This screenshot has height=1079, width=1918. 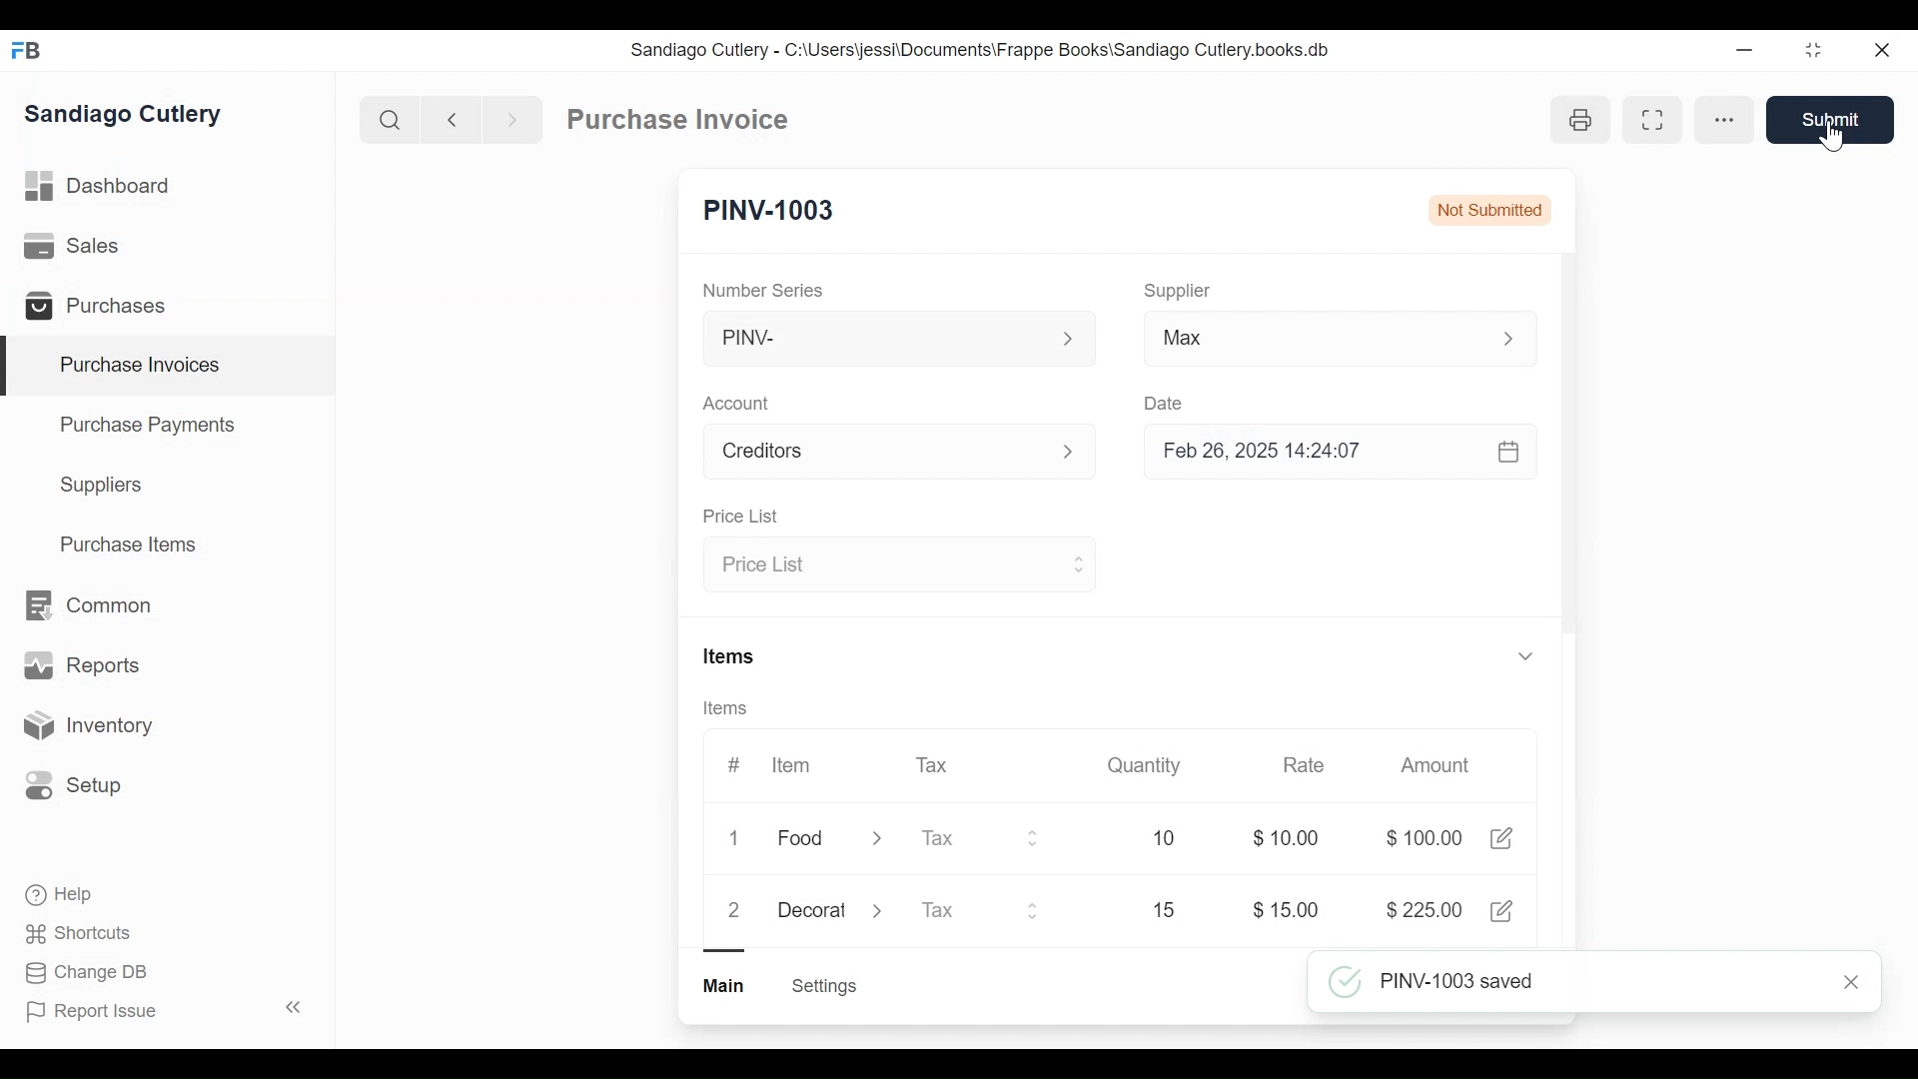 What do you see at coordinates (726, 984) in the screenshot?
I see `Main` at bounding box center [726, 984].